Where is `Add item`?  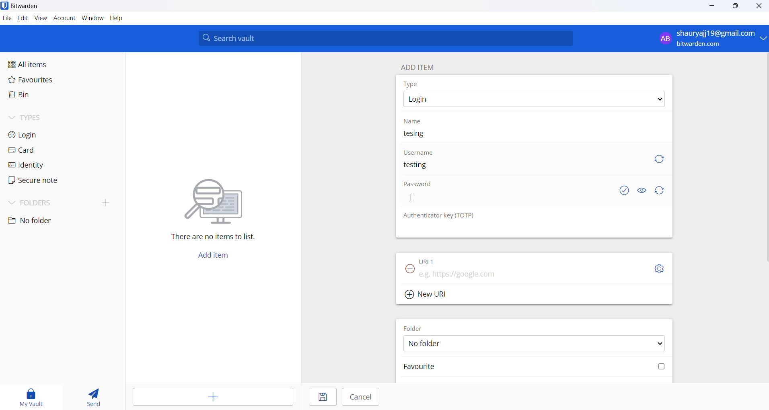
Add item is located at coordinates (213, 257).